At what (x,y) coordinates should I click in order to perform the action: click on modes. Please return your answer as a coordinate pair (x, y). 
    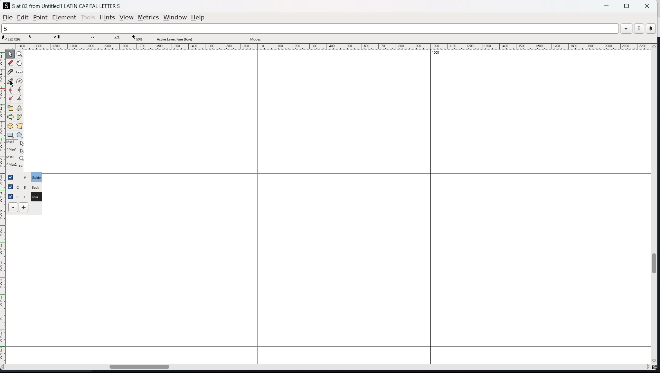
    Looking at the image, I should click on (256, 38).